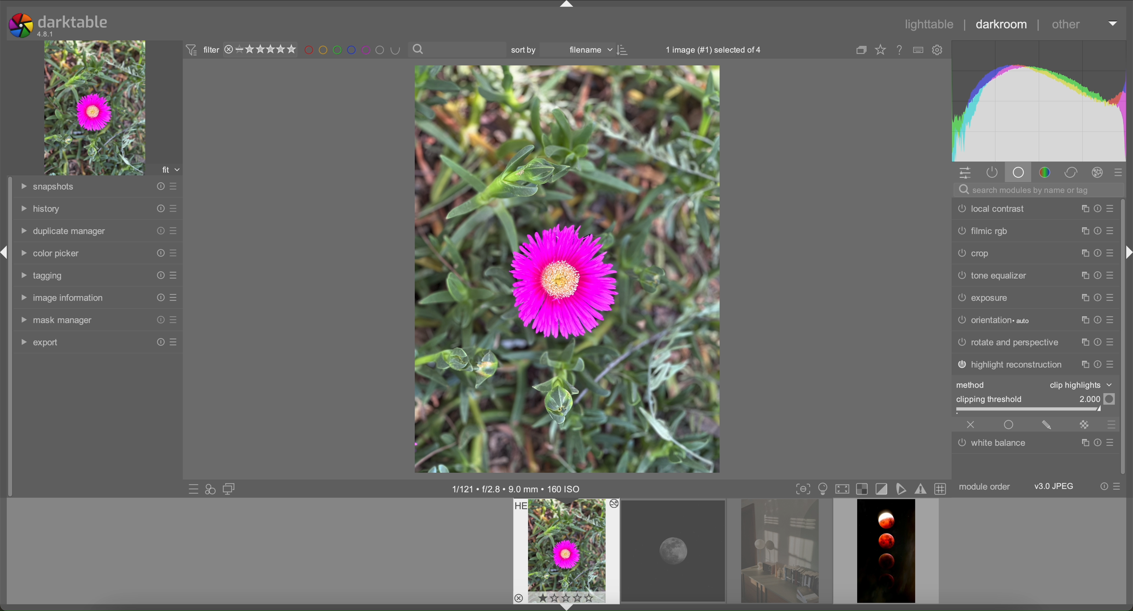  Describe the element at coordinates (884, 489) in the screenshot. I see `toggle cliping indication` at that location.